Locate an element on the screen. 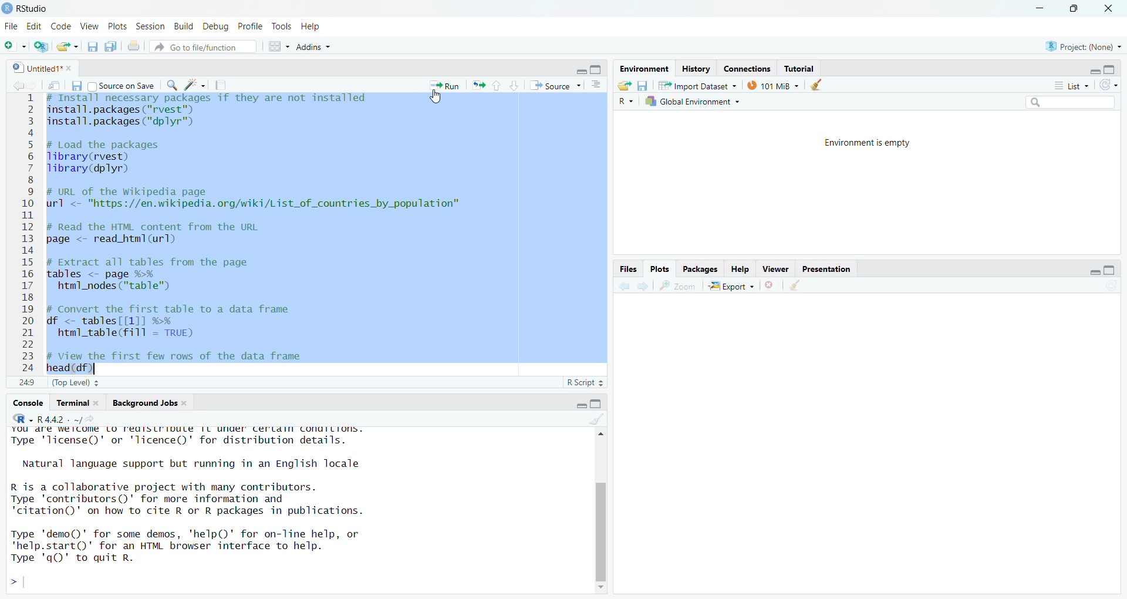 This screenshot has width=1127, height=599. file search is located at coordinates (203, 46).